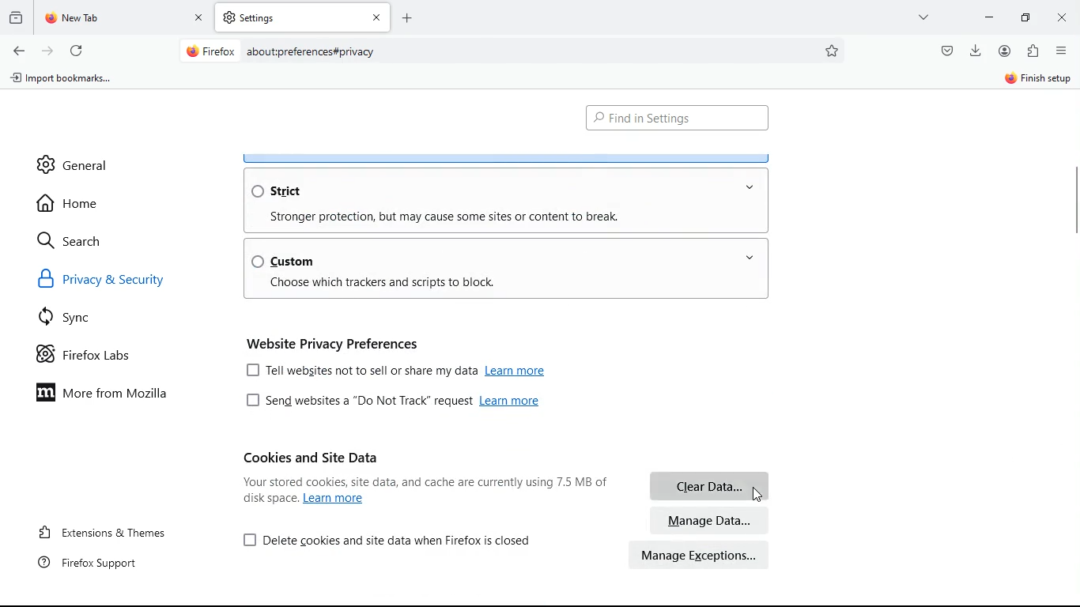 Image resolution: width=1080 pixels, height=607 pixels. I want to click on cookies and site data, so click(312, 457).